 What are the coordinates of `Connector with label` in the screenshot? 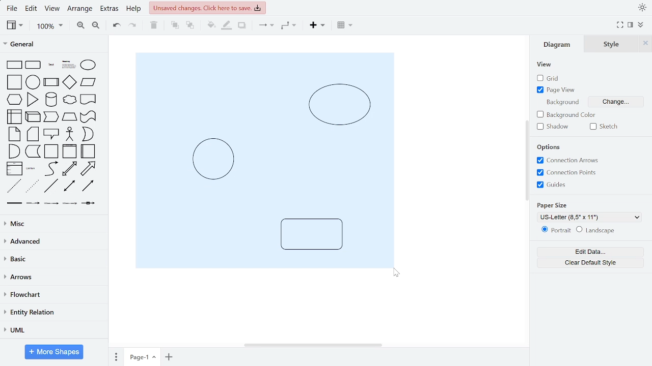 It's located at (33, 205).